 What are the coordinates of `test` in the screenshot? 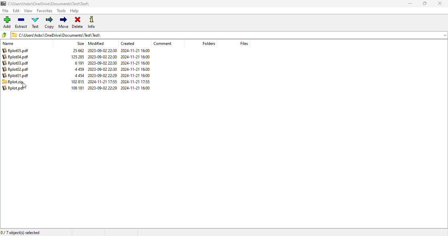 It's located at (35, 22).